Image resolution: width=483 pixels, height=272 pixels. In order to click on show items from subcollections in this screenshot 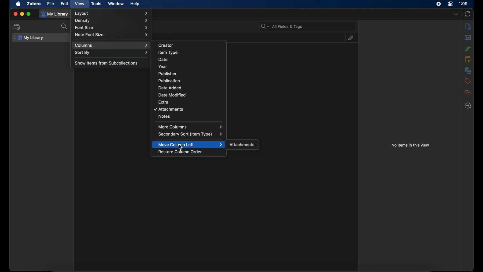, I will do `click(107, 63)`.